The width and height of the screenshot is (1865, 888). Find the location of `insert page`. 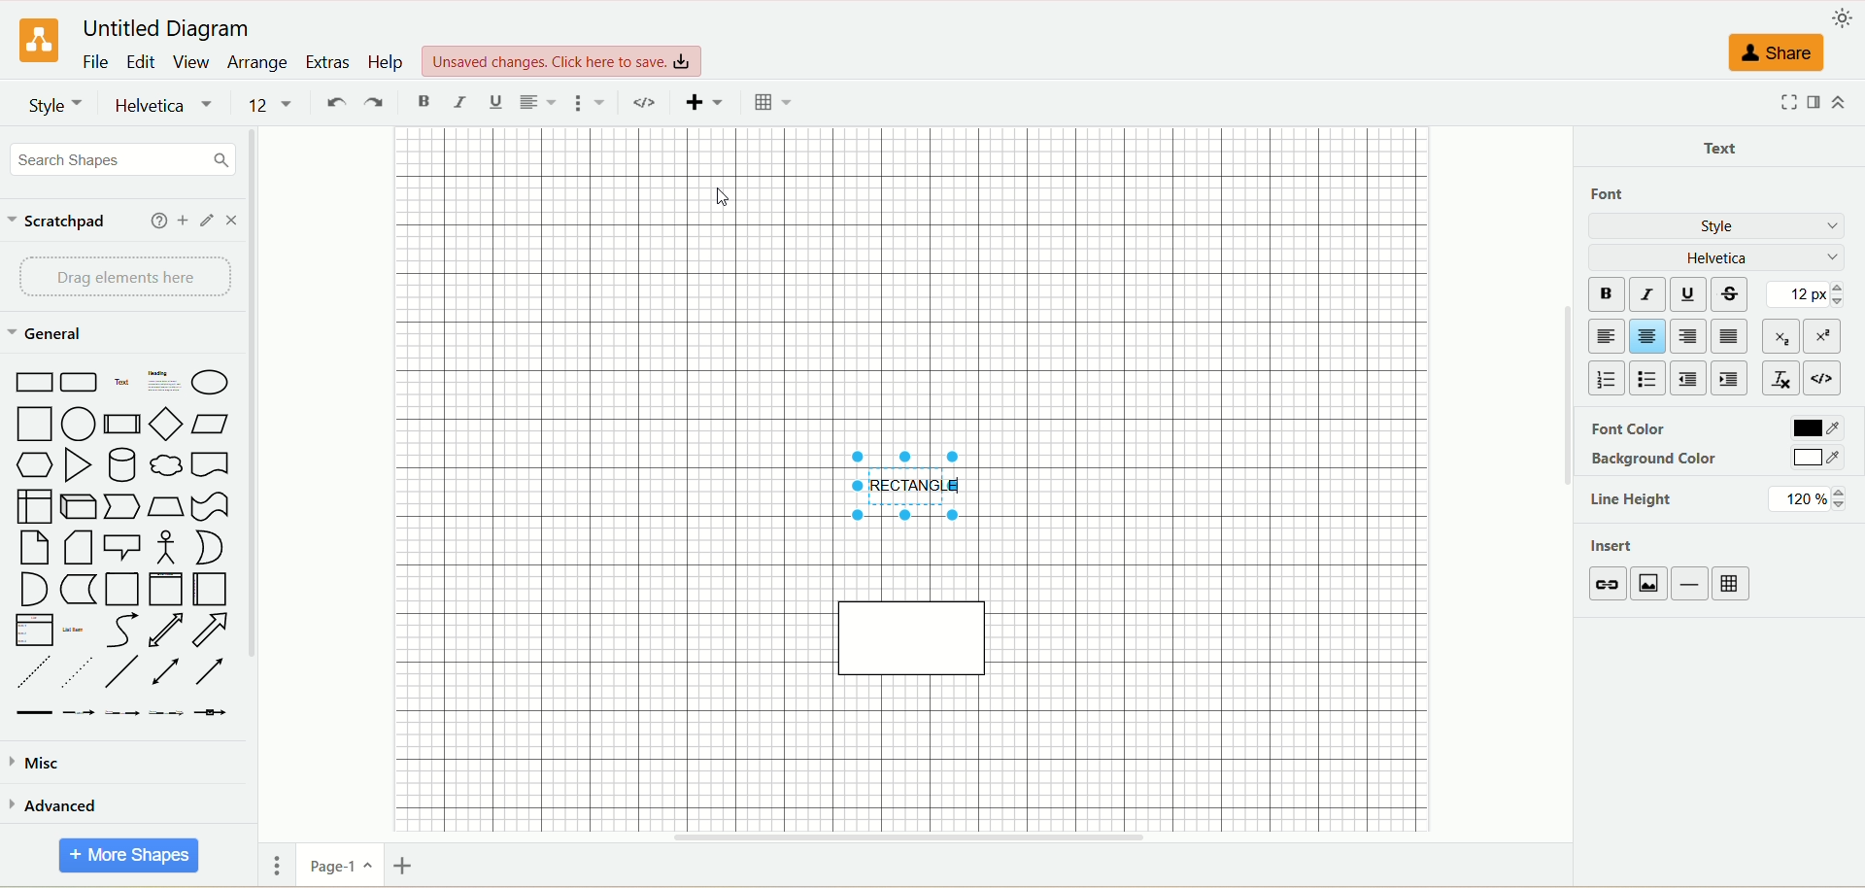

insert page is located at coordinates (401, 869).